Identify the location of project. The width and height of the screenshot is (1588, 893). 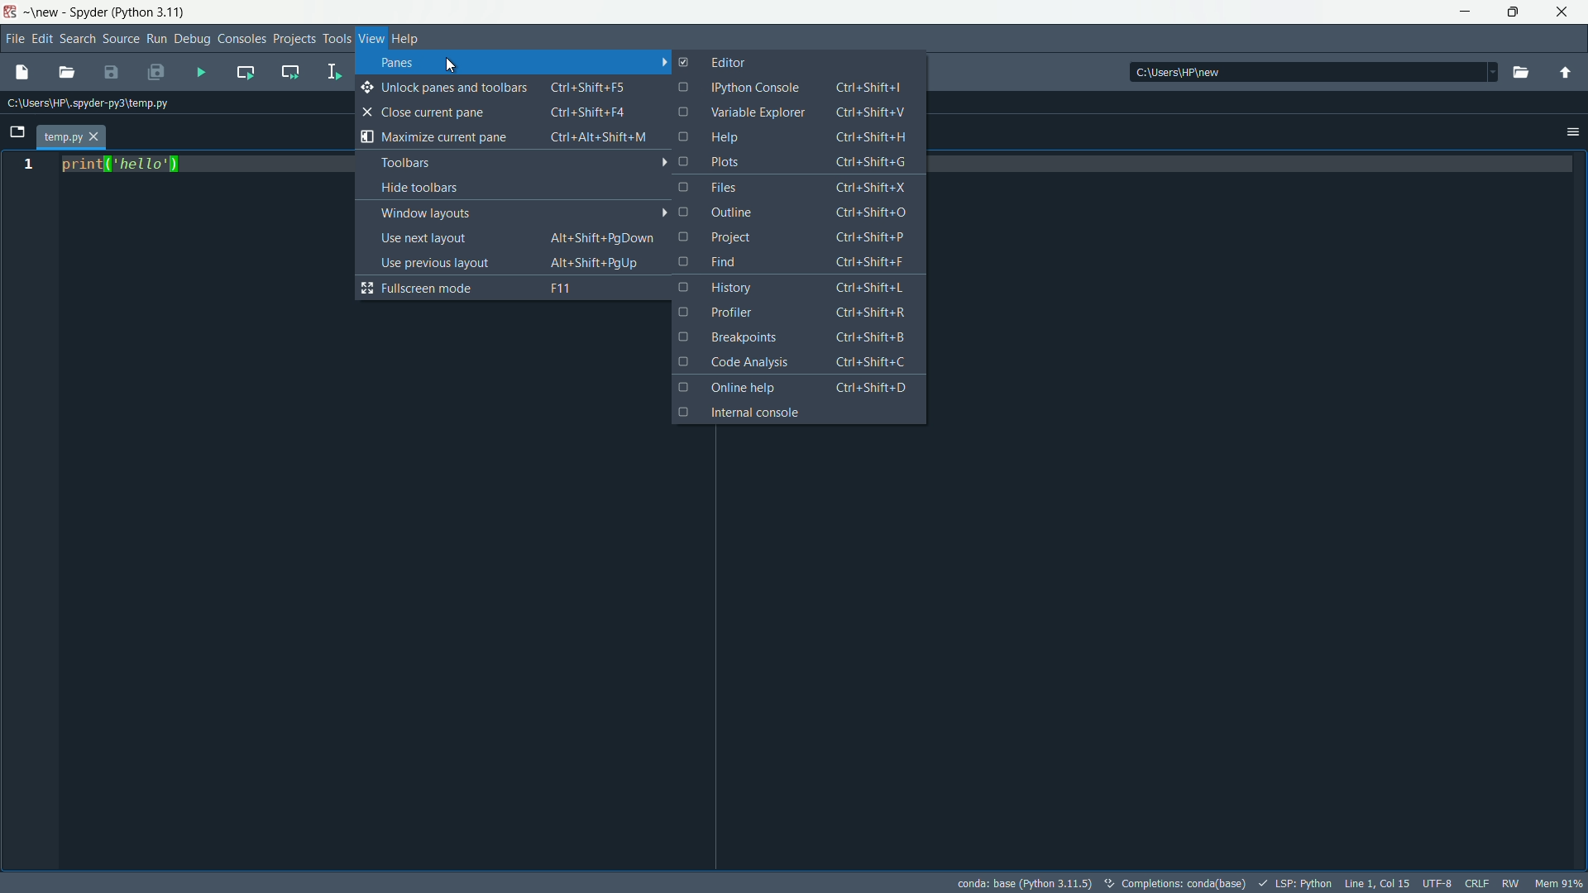
(794, 239).